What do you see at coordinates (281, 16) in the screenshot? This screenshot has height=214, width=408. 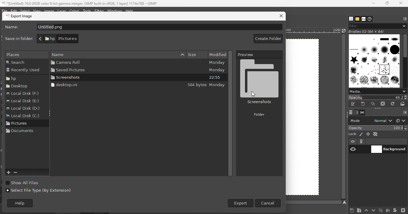 I see `Close` at bounding box center [281, 16].